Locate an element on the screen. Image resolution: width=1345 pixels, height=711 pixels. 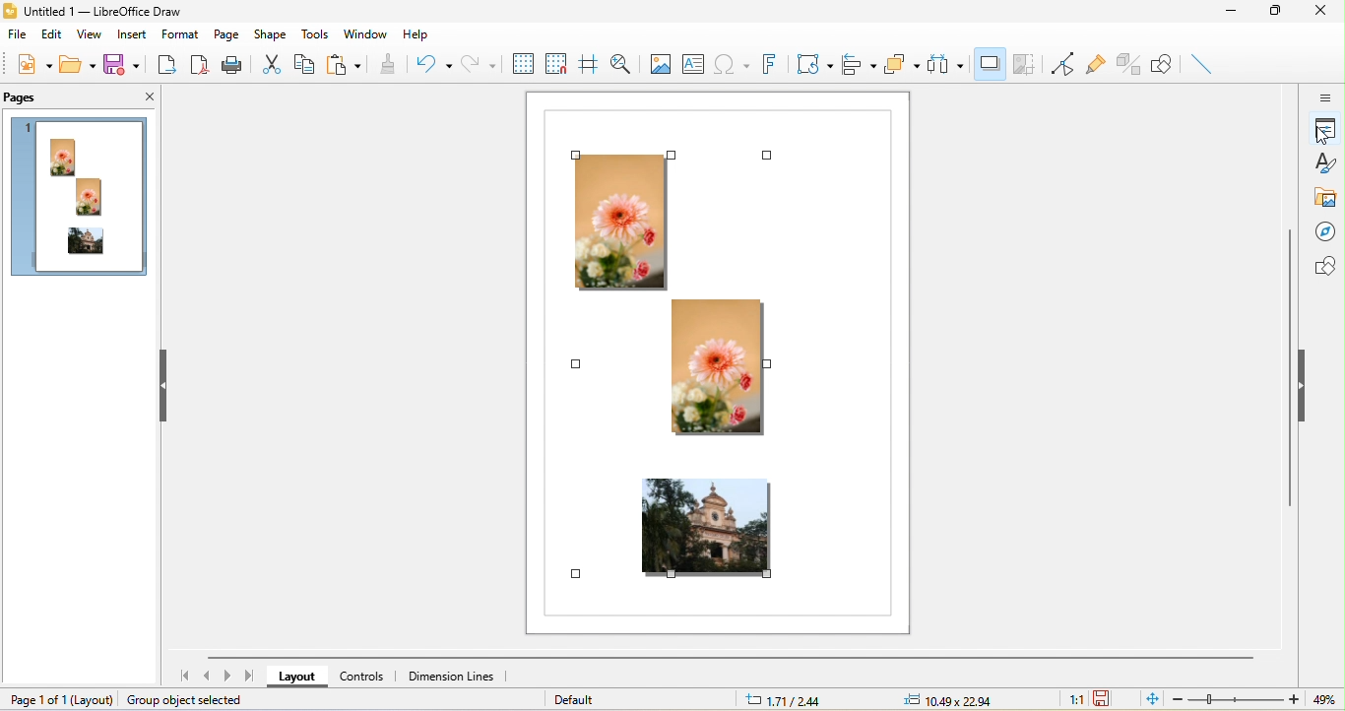
tools is located at coordinates (315, 34).